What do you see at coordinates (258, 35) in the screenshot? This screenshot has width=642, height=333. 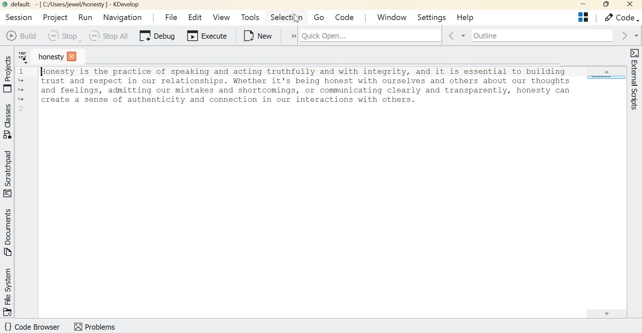 I see `New file` at bounding box center [258, 35].